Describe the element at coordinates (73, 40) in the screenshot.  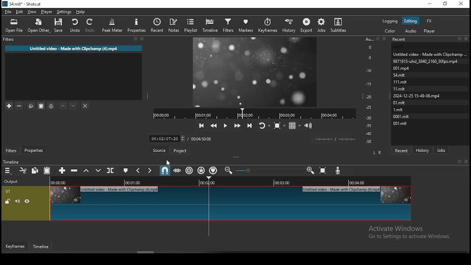
I see `Filter` at that location.